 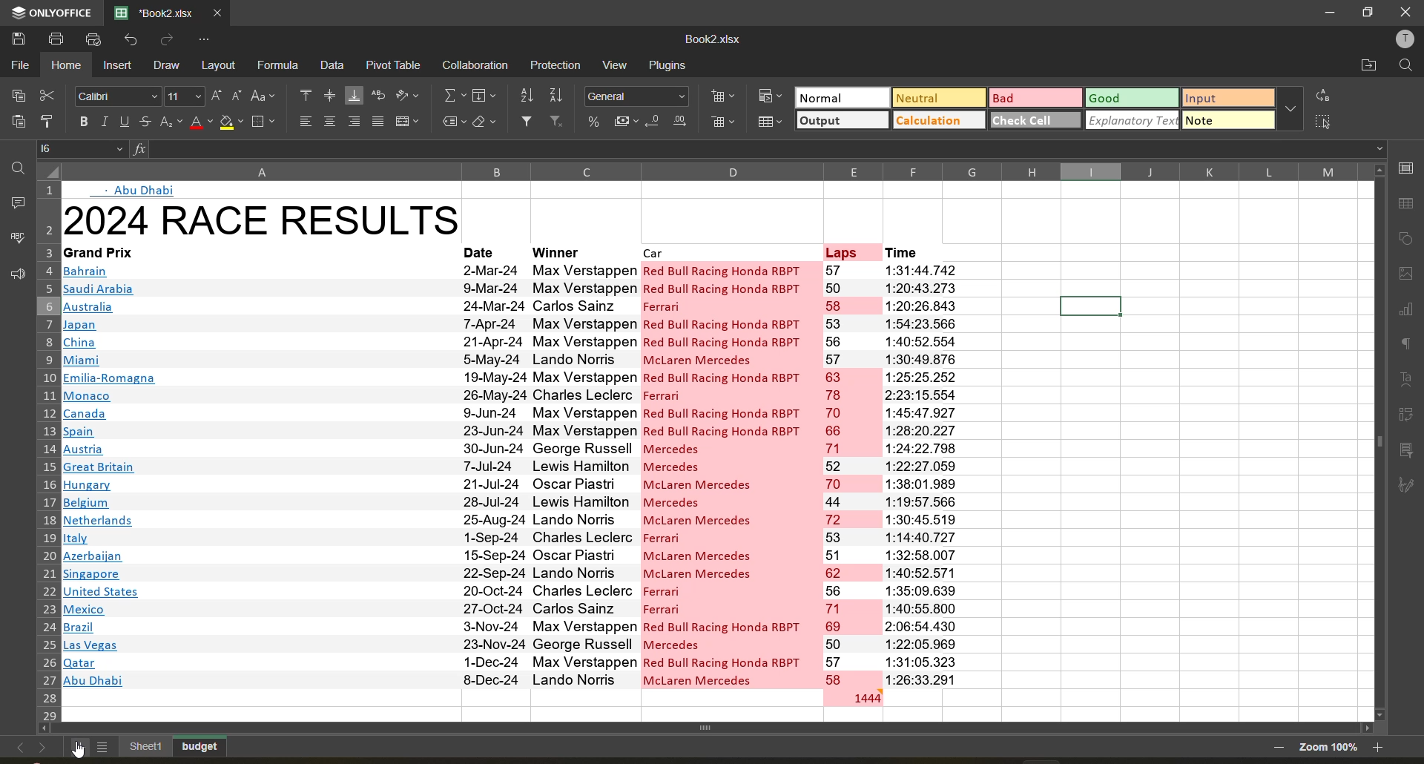 I want to click on named fields, so click(x=451, y=121).